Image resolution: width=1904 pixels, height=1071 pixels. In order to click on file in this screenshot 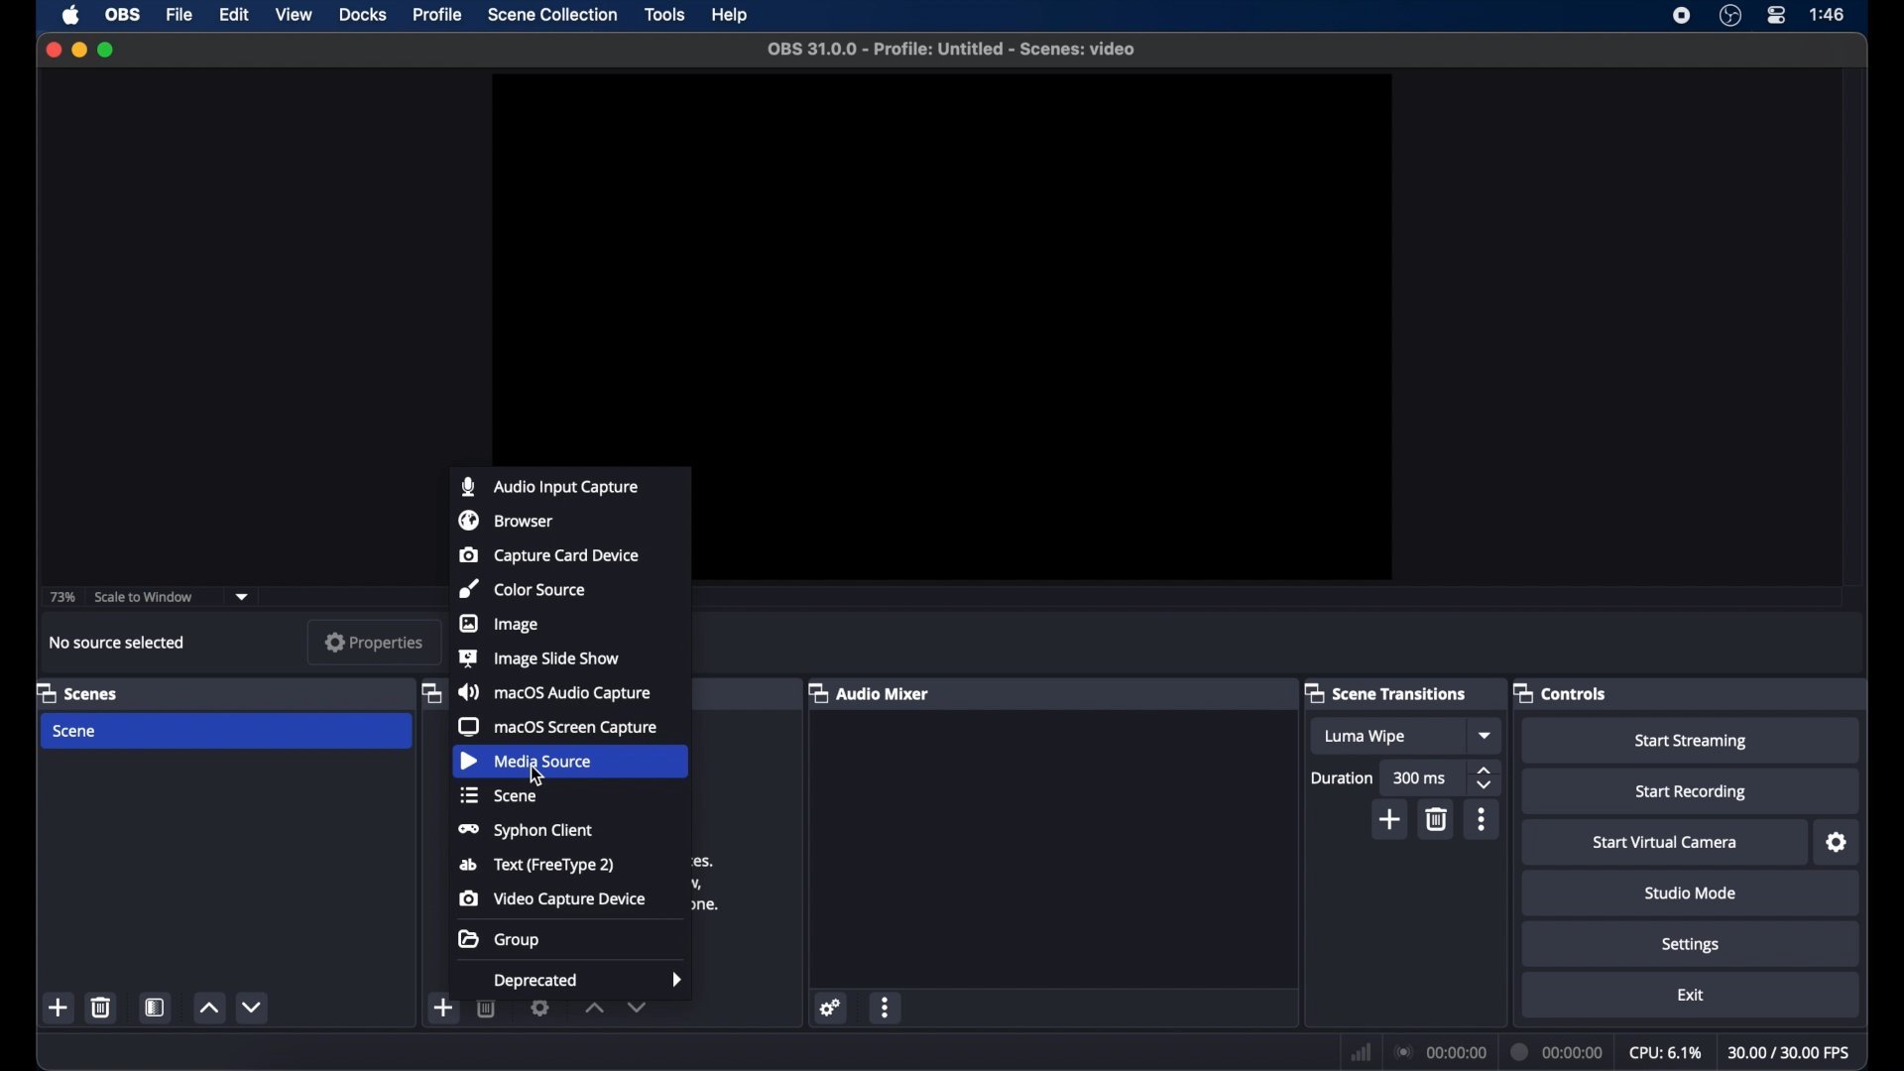, I will do `click(180, 16)`.